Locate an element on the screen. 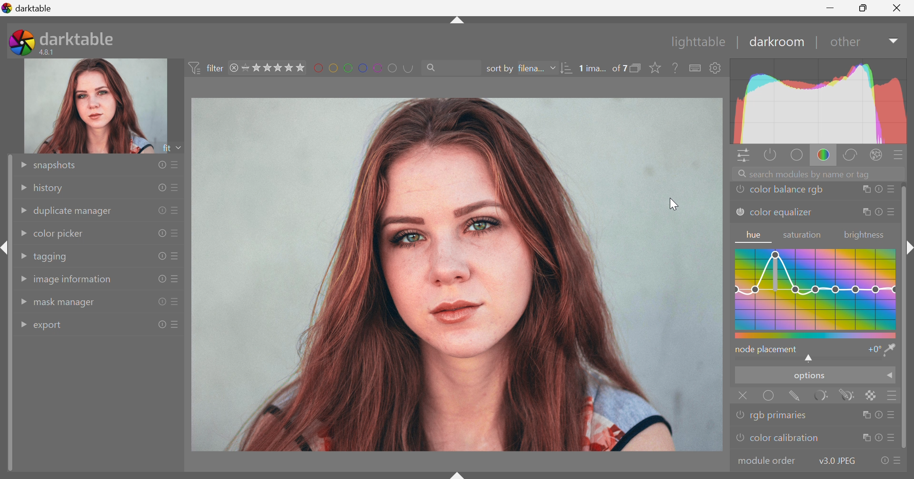 Image resolution: width=914 pixels, height=479 pixels. sort by is located at coordinates (498, 69).